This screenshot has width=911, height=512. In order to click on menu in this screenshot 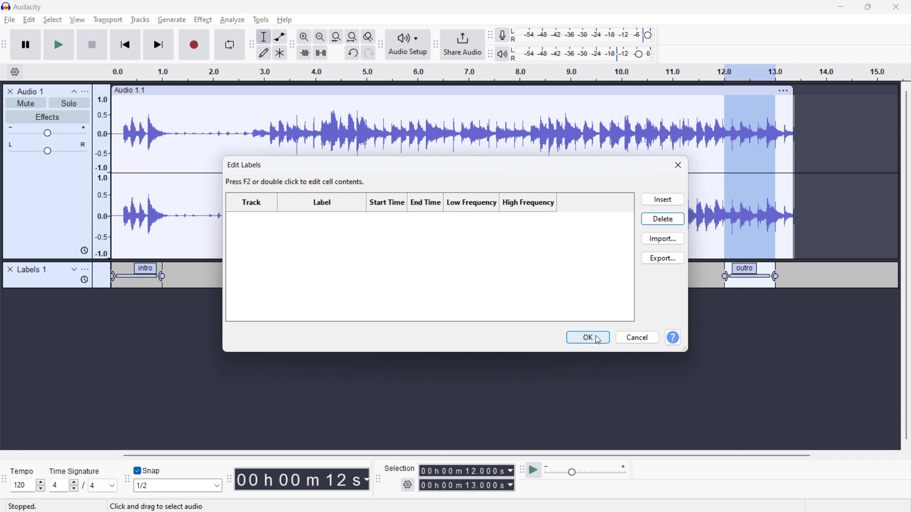, I will do `click(86, 91)`.